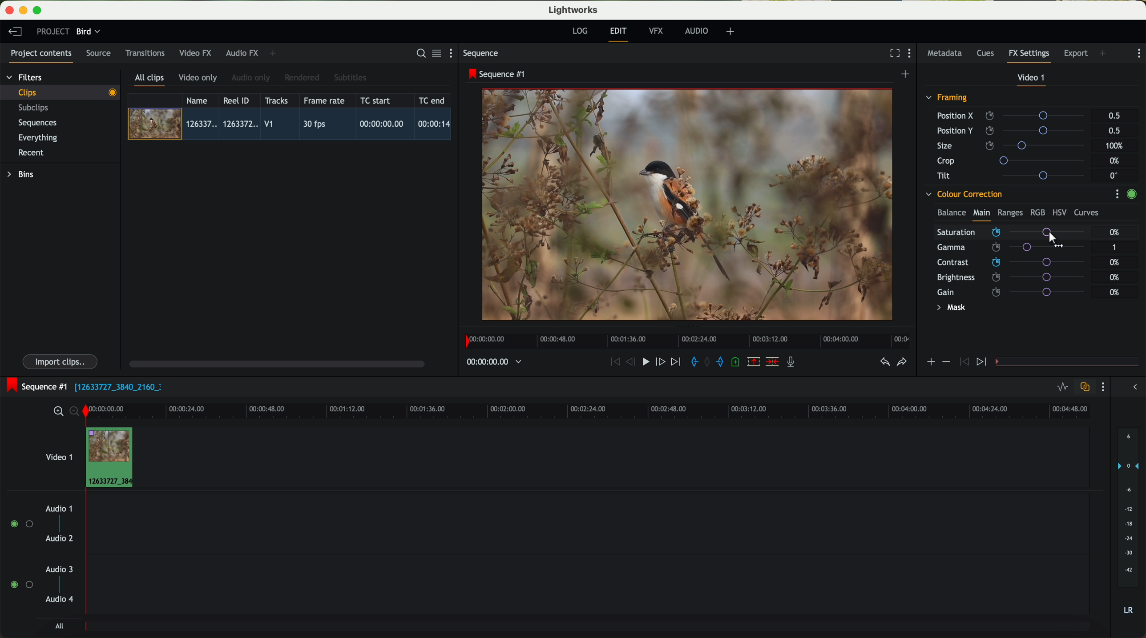 The height and width of the screenshot is (638, 1146). Describe the element at coordinates (242, 52) in the screenshot. I see `audio FX` at that location.